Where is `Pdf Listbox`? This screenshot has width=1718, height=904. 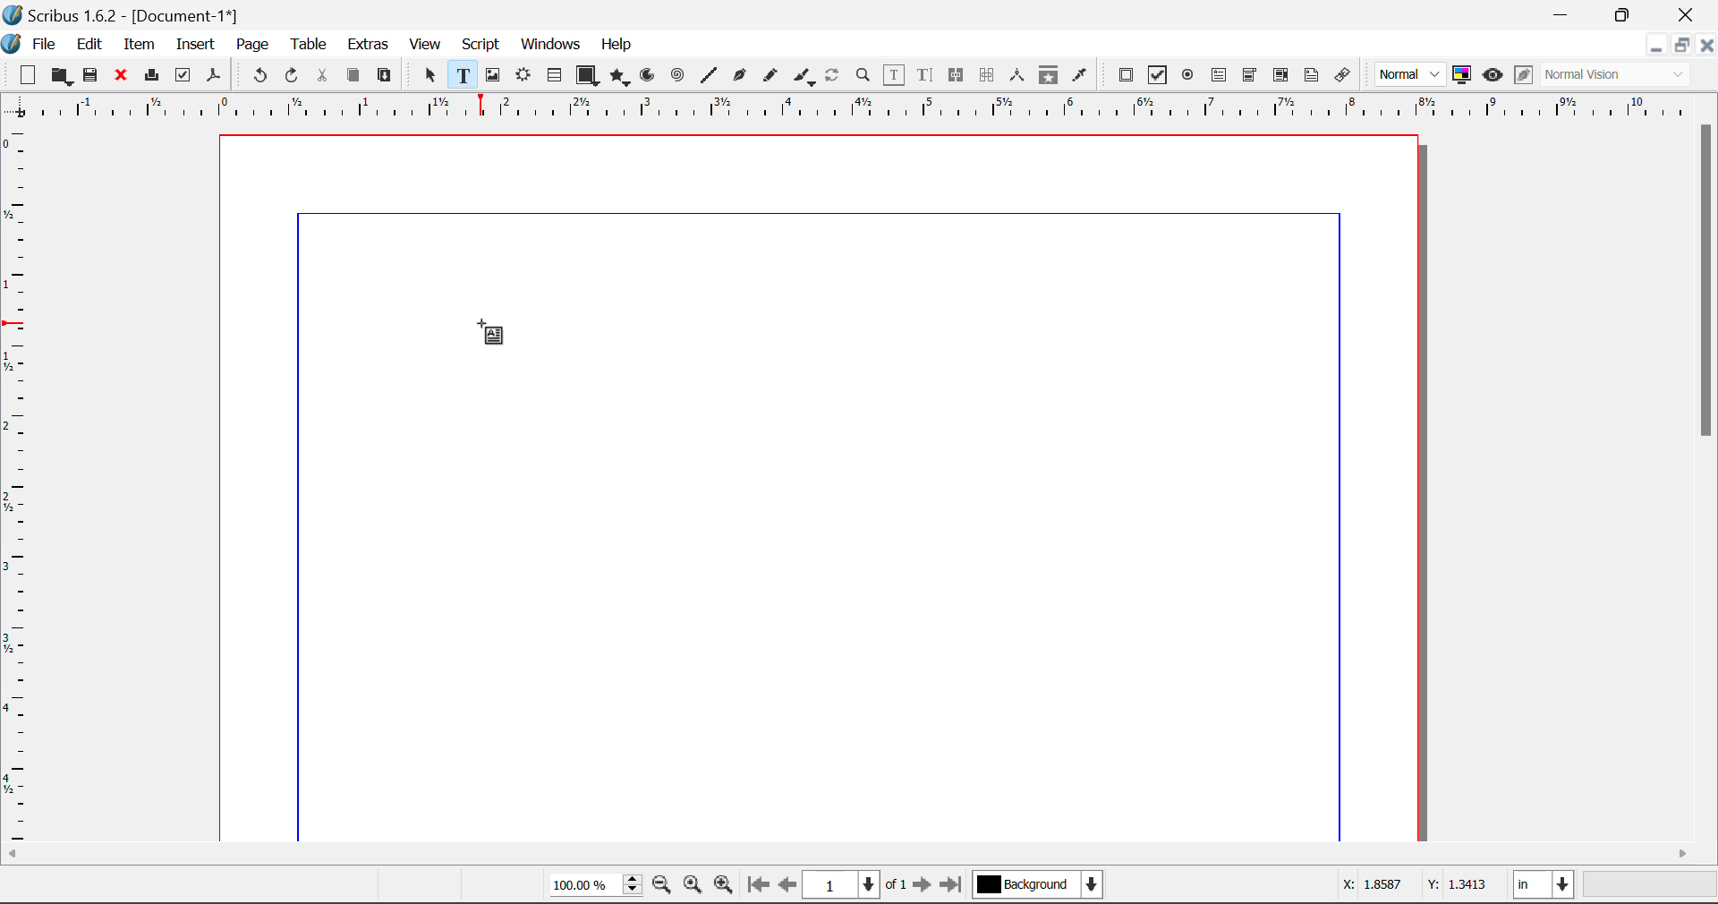
Pdf Listbox is located at coordinates (1279, 75).